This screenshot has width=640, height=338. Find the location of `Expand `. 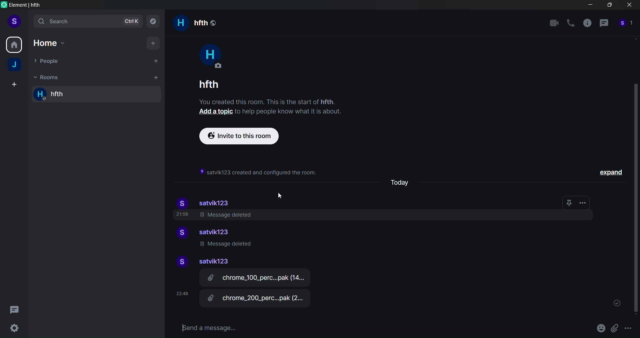

Expand  is located at coordinates (606, 172).